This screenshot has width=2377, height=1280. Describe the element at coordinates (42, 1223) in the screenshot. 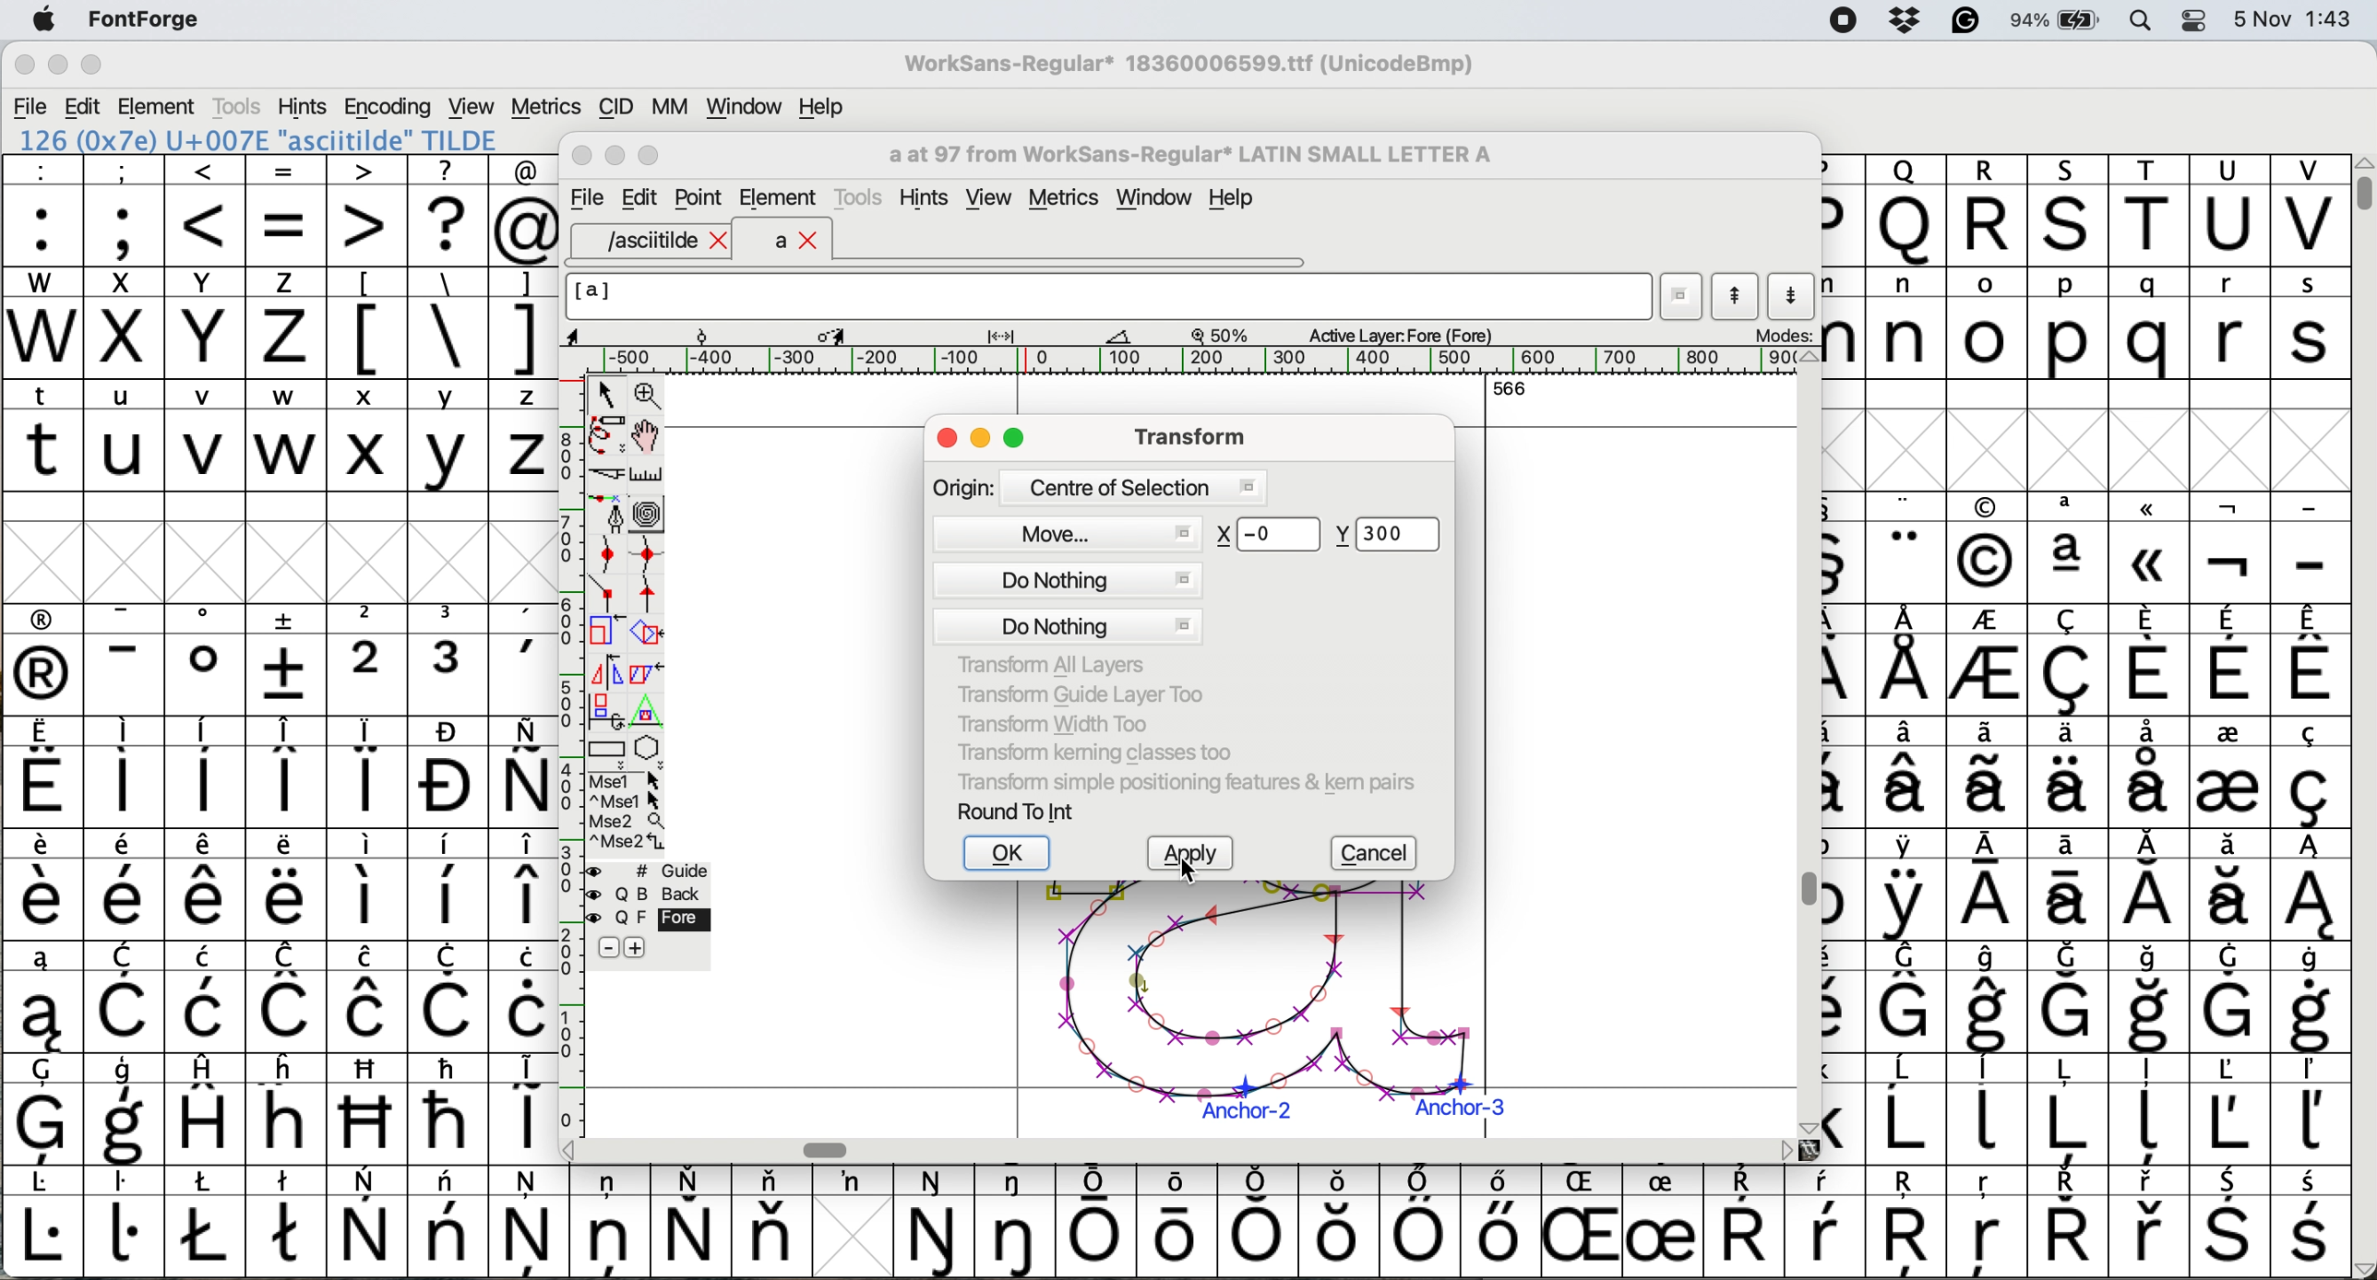

I see `symbol` at that location.